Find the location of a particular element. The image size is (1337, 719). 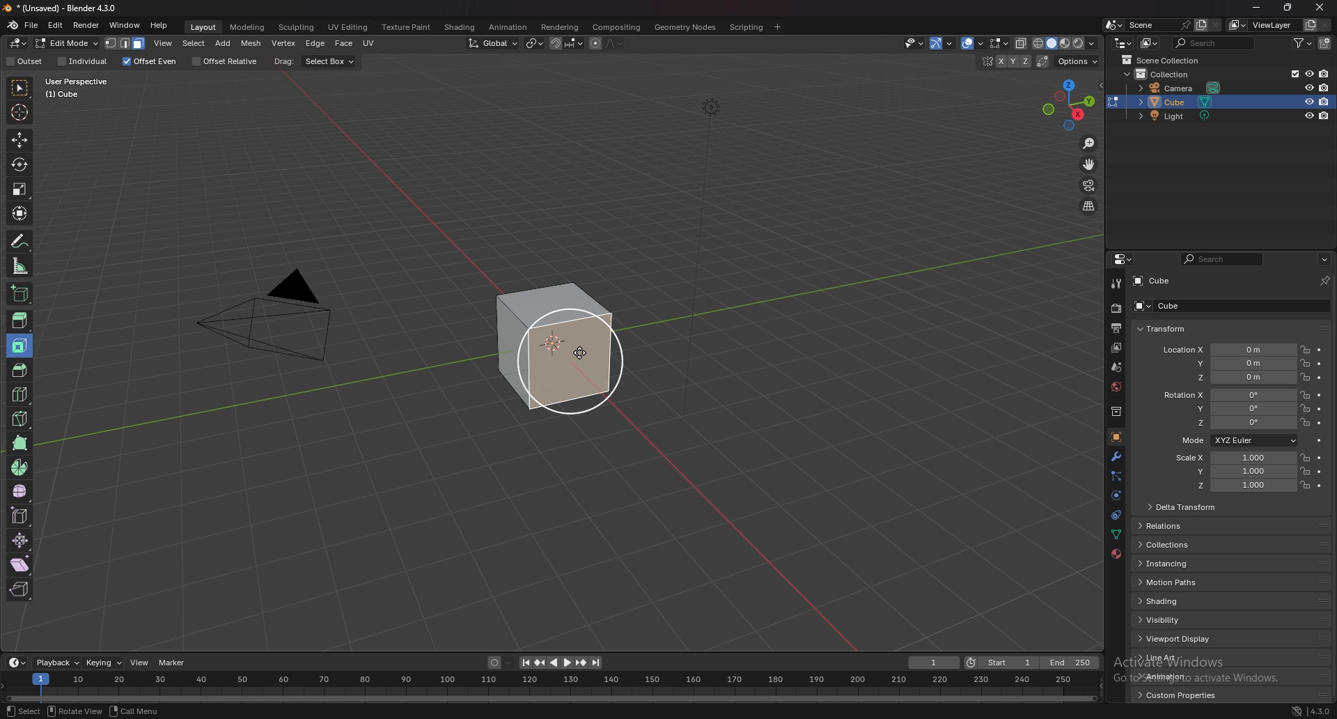

snapping is located at coordinates (566, 44).